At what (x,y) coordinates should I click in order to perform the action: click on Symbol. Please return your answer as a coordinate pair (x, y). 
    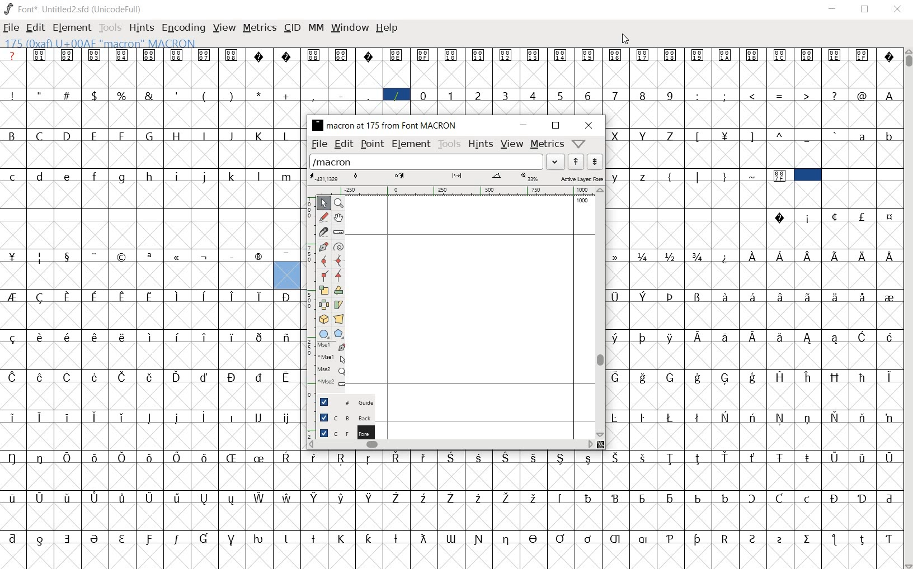
    Looking at the image, I should click on (699, 539).